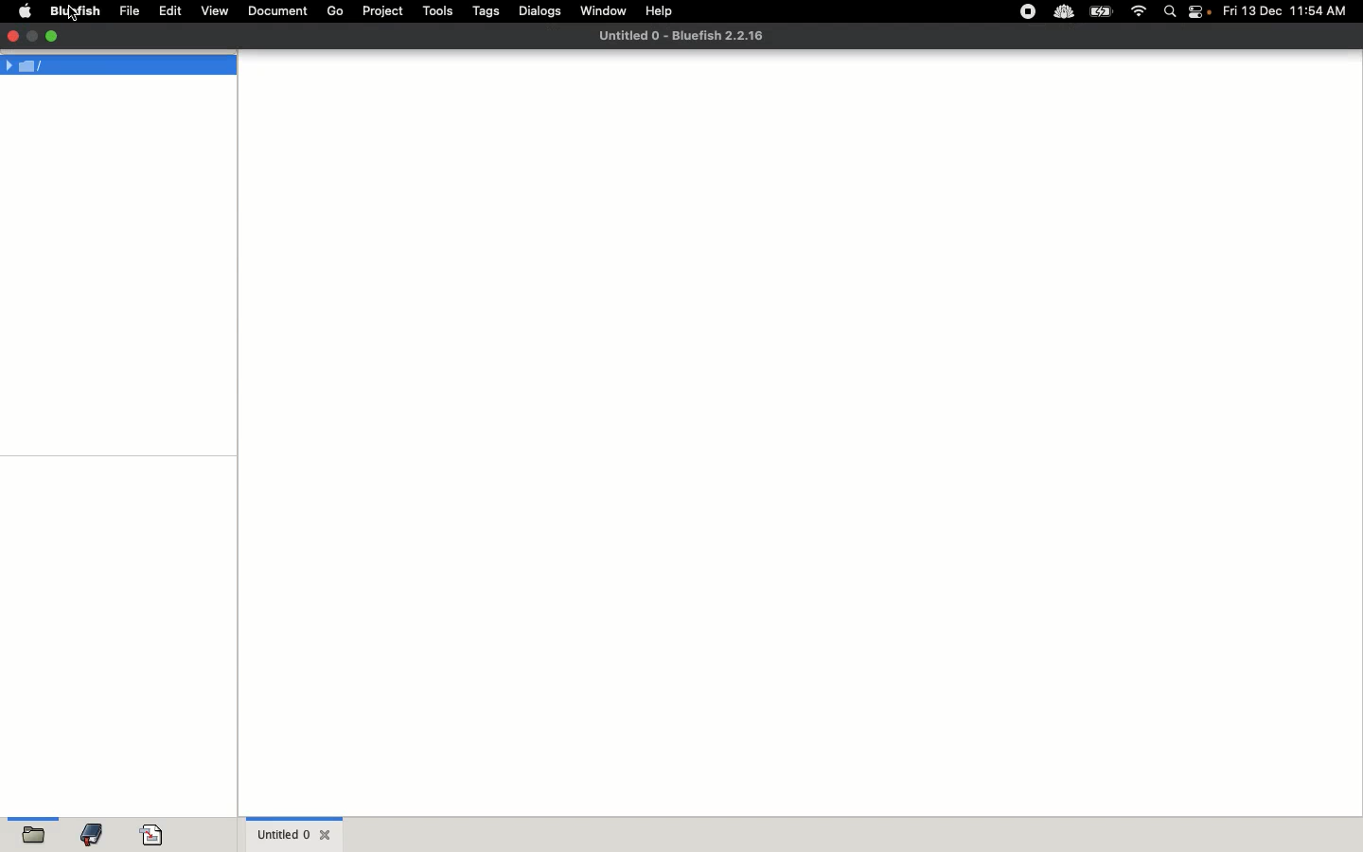 The height and width of the screenshot is (852, 1363). What do you see at coordinates (278, 12) in the screenshot?
I see `Document` at bounding box center [278, 12].